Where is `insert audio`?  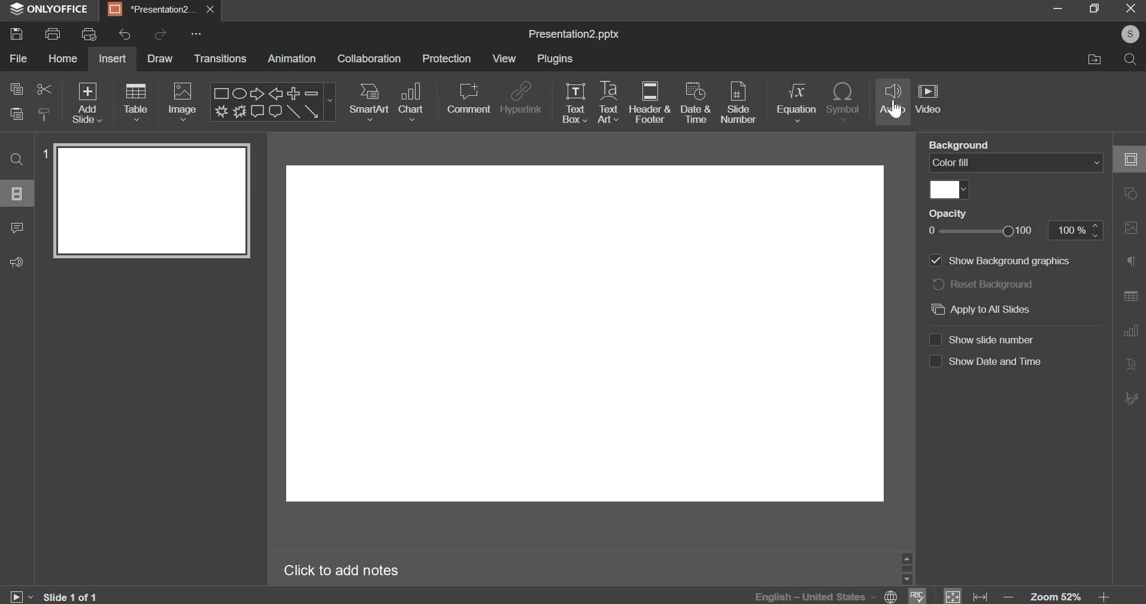 insert audio is located at coordinates (893, 100).